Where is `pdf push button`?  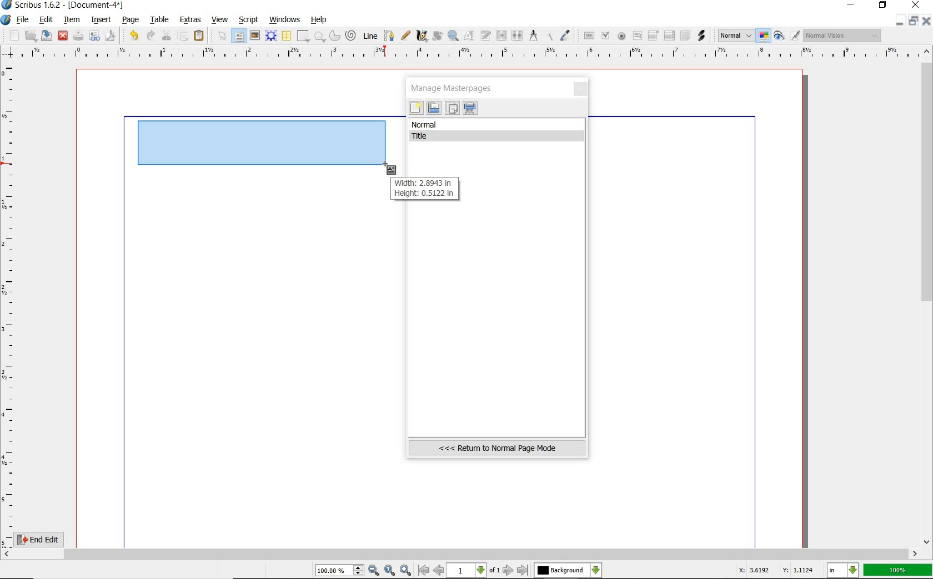 pdf push button is located at coordinates (587, 35).